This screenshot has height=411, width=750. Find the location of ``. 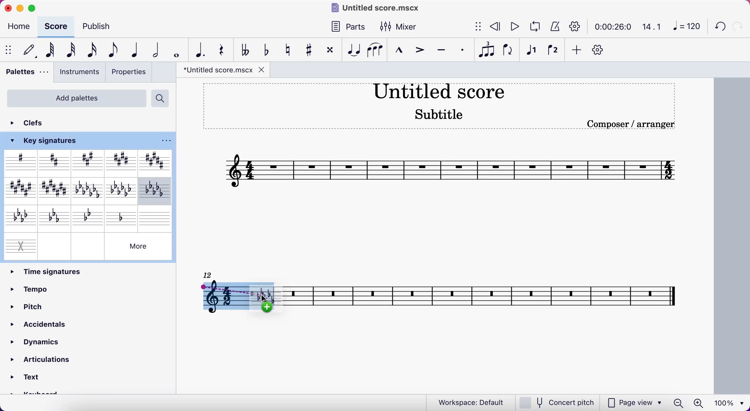

 is located at coordinates (139, 246).